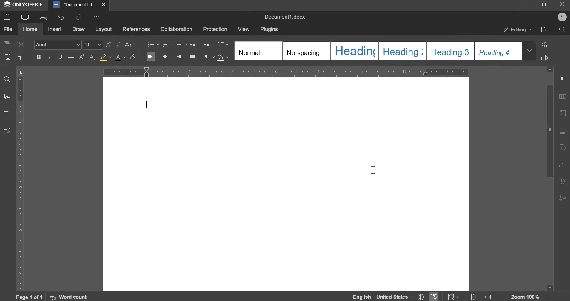 Image resolution: width=570 pixels, height=301 pixels. Describe the element at coordinates (43, 17) in the screenshot. I see `print preview` at that location.